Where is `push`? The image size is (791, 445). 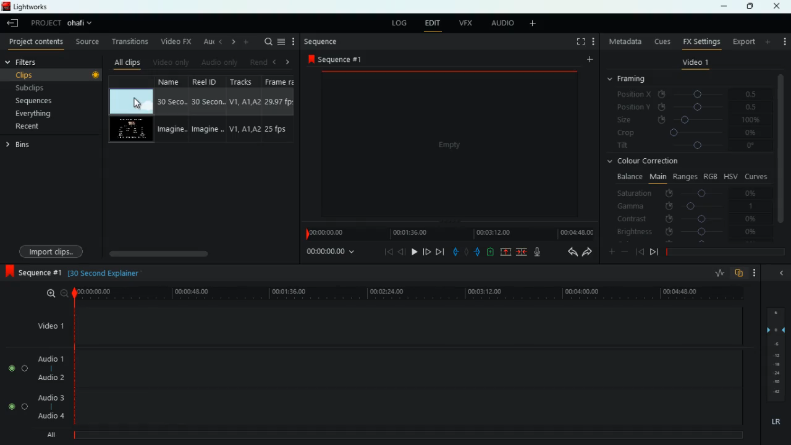
push is located at coordinates (478, 252).